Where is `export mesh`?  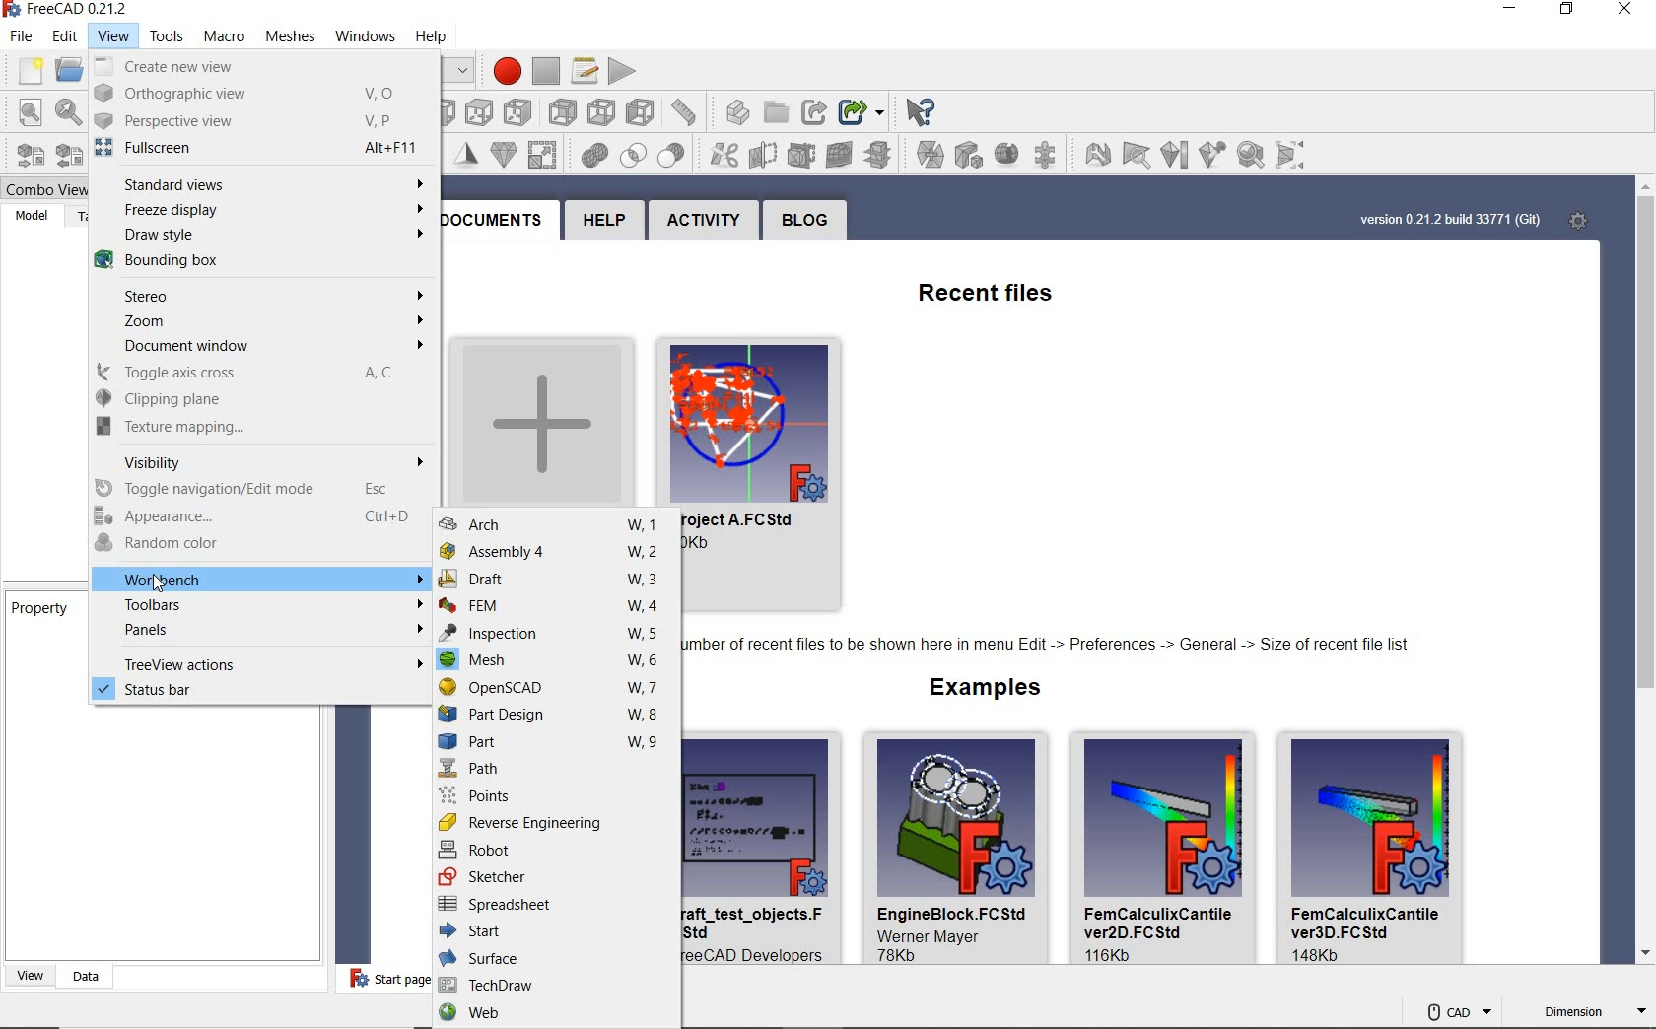 export mesh is located at coordinates (66, 154).